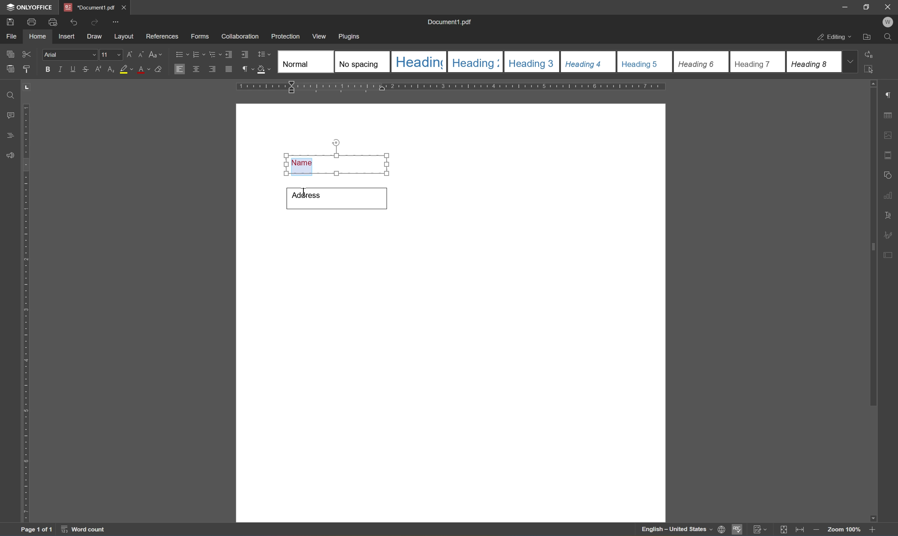  Describe the element at coordinates (38, 530) in the screenshot. I see `page 1 of 1` at that location.